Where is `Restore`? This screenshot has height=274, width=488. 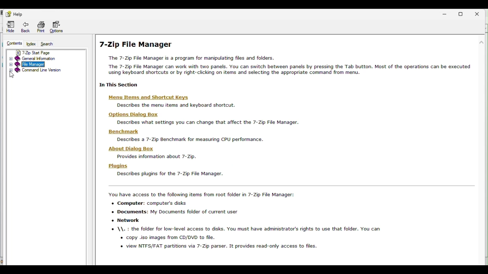
Restore is located at coordinates (462, 14).